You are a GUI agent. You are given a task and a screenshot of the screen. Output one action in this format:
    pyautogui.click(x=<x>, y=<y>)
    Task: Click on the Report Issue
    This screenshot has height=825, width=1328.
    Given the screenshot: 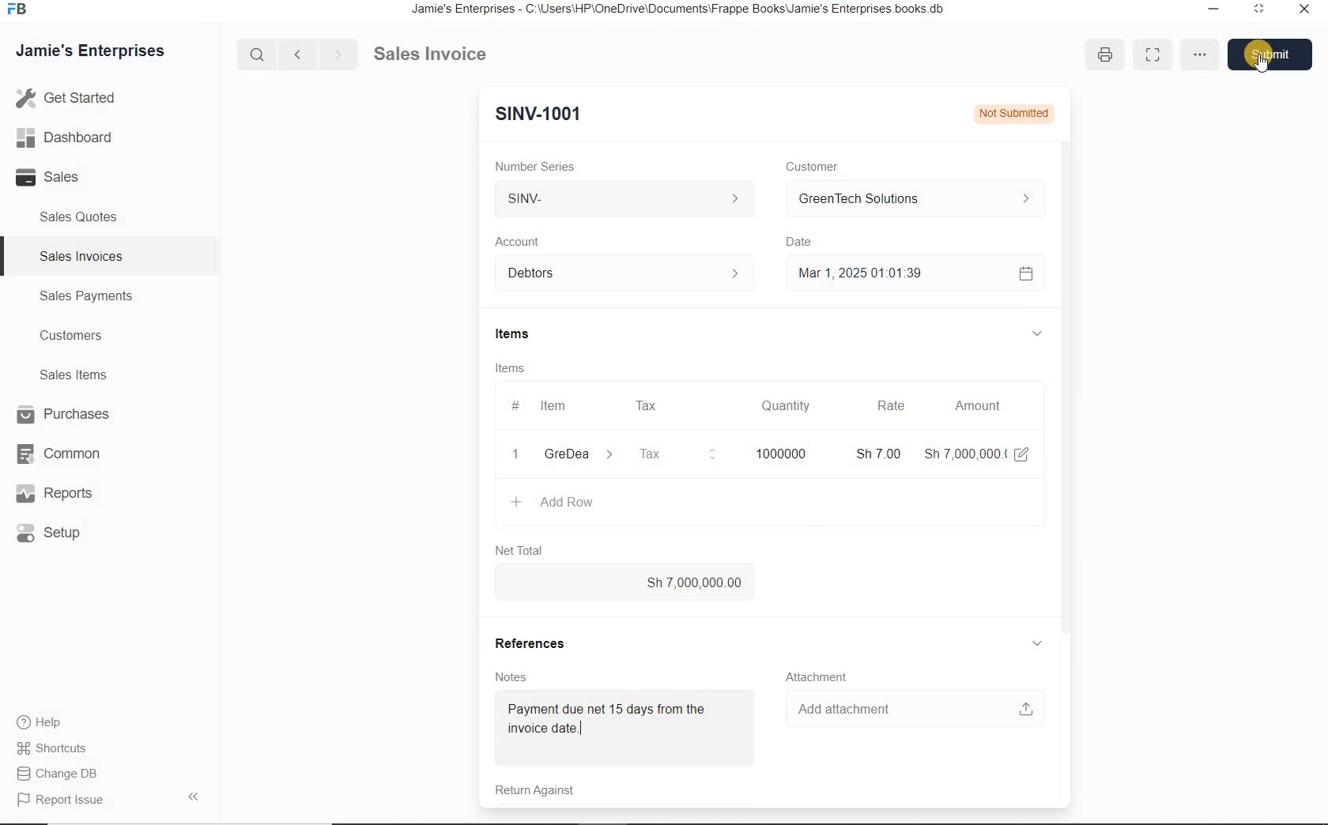 What is the action you would take?
    pyautogui.click(x=59, y=801)
    